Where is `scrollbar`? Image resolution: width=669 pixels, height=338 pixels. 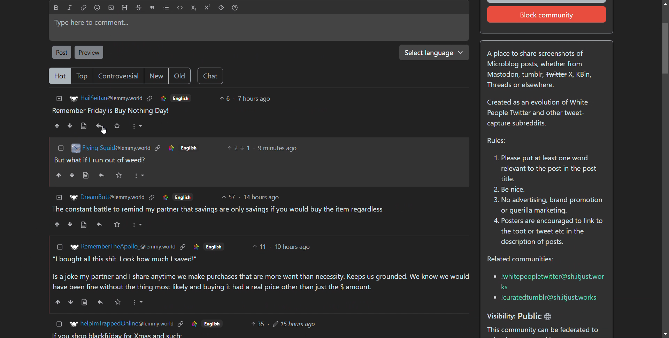
scrollbar is located at coordinates (664, 167).